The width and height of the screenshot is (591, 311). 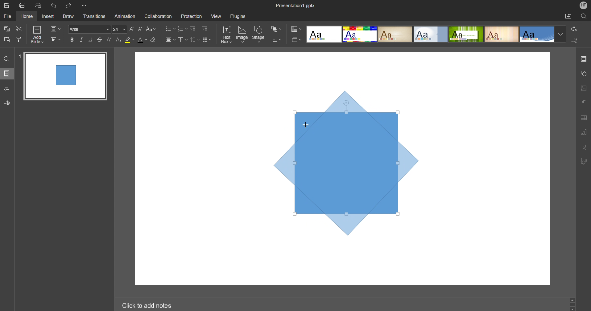 I want to click on Image, so click(x=243, y=35).